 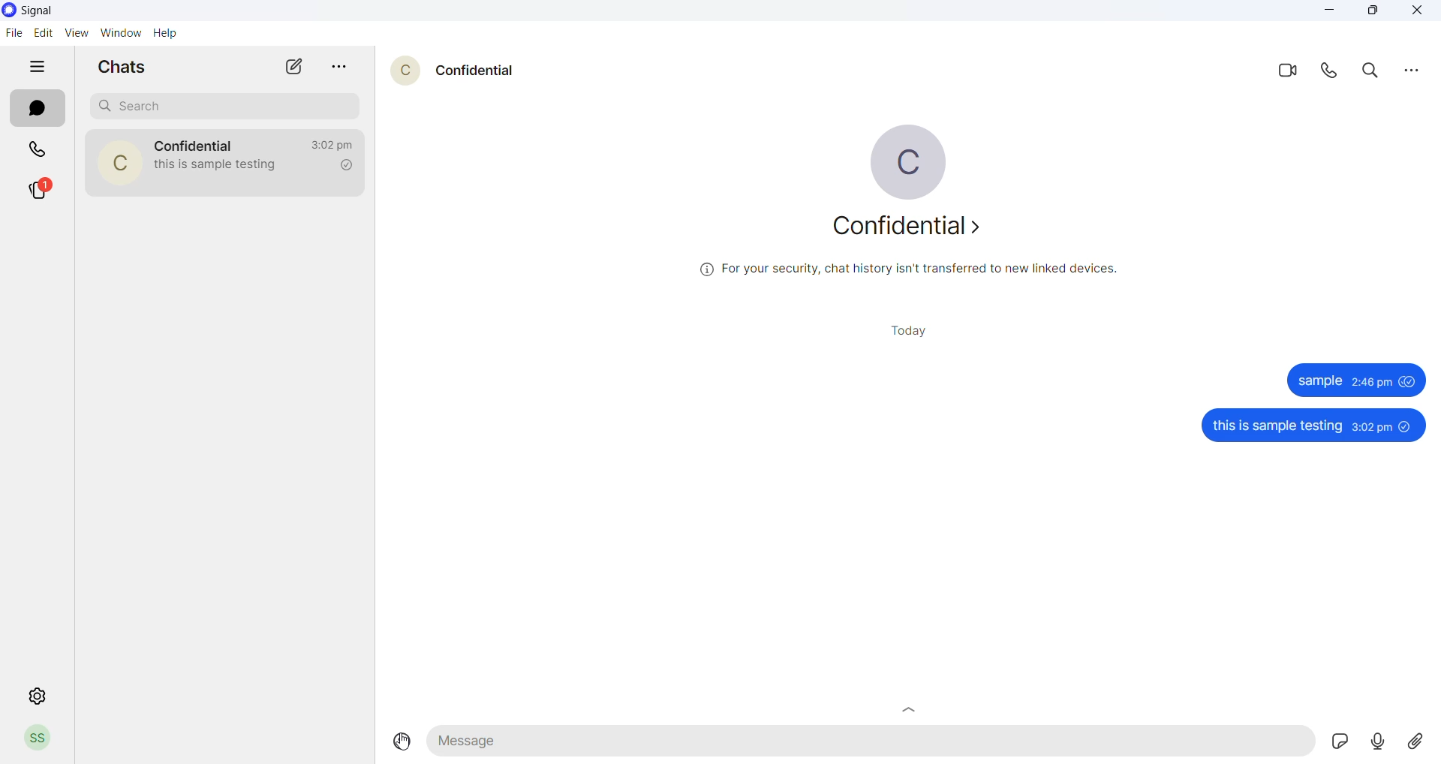 I want to click on window, so click(x=121, y=32).